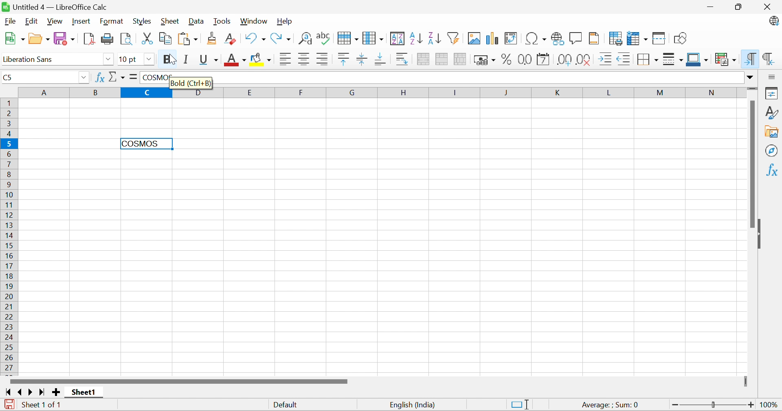 The image size is (782, 411). I want to click on Scroll Bar, so click(178, 382).